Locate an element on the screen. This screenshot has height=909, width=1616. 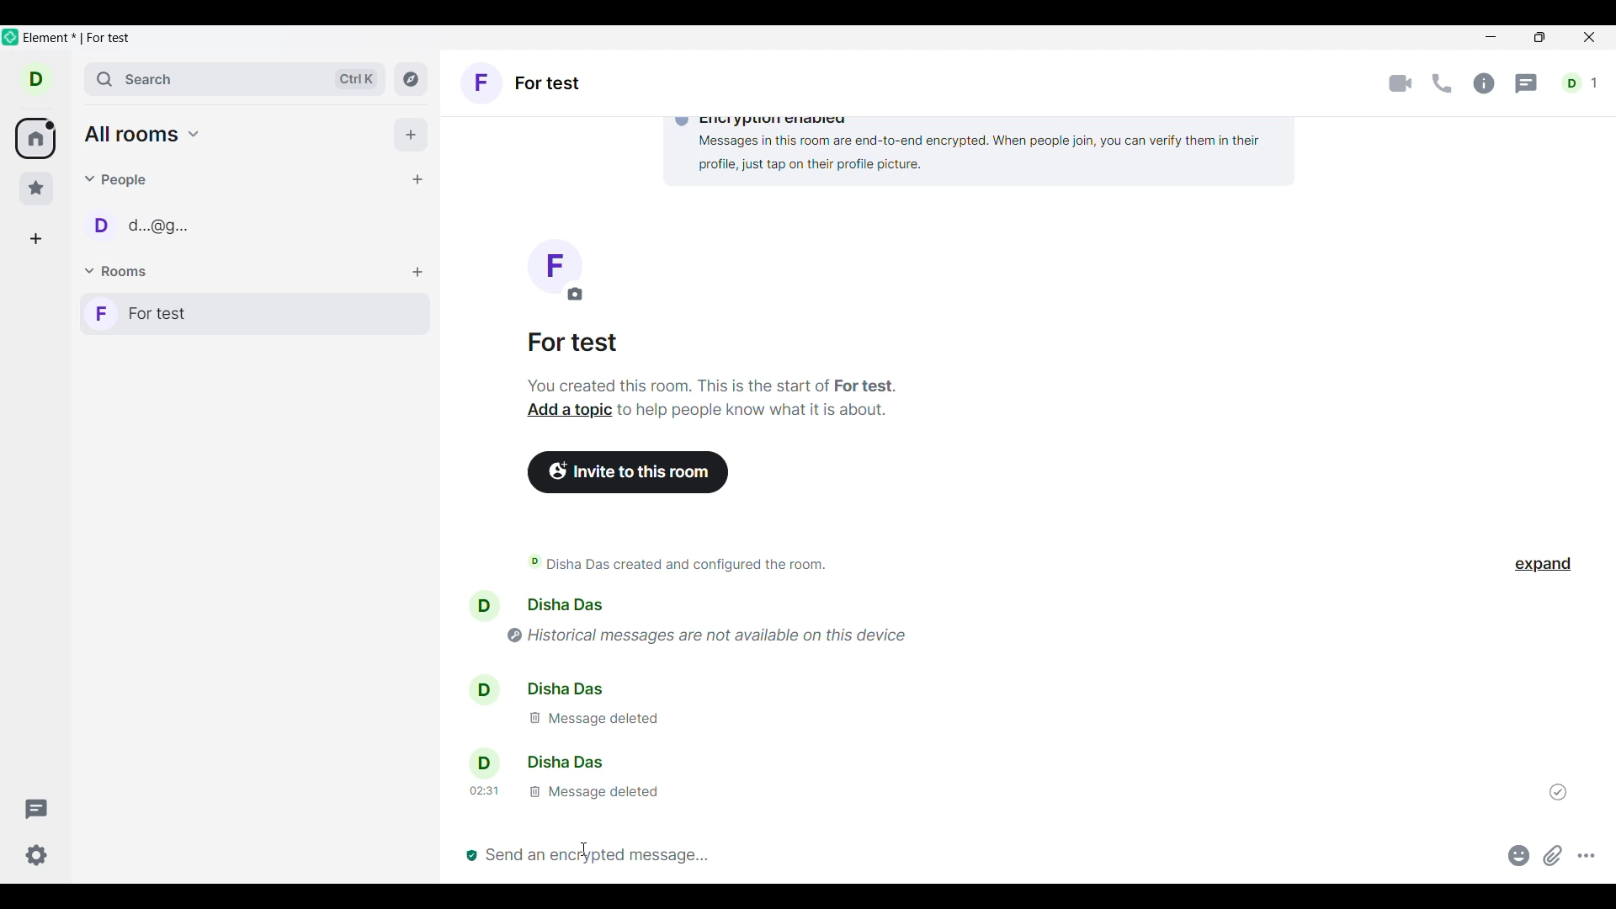
disha das is located at coordinates (561, 687).